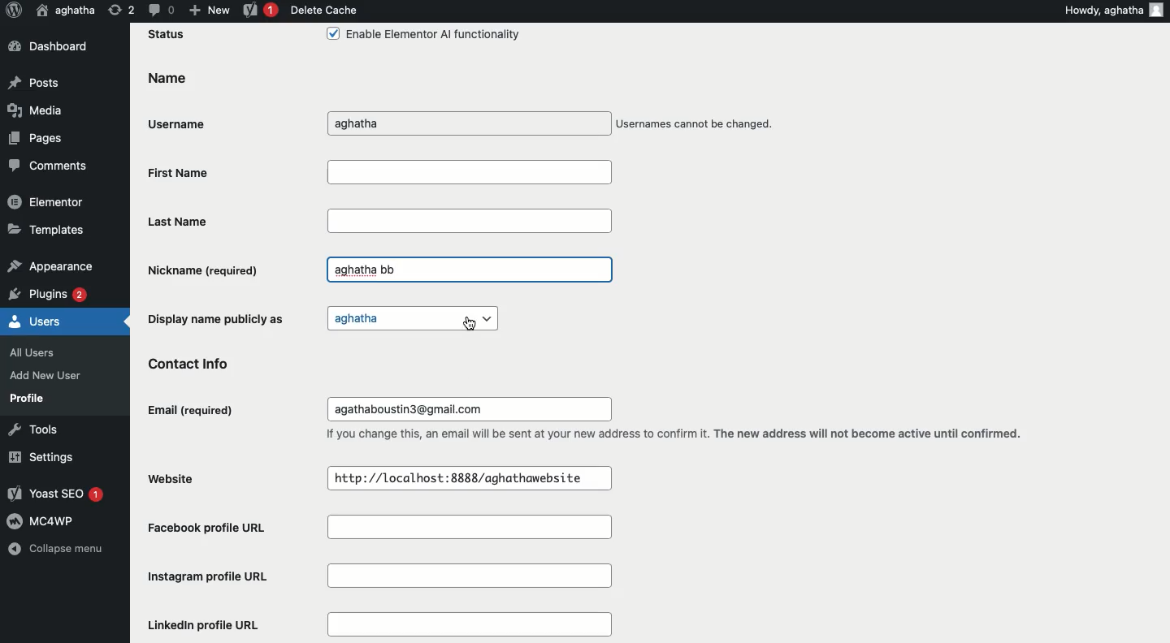  What do you see at coordinates (36, 320) in the screenshot?
I see `Users` at bounding box center [36, 320].